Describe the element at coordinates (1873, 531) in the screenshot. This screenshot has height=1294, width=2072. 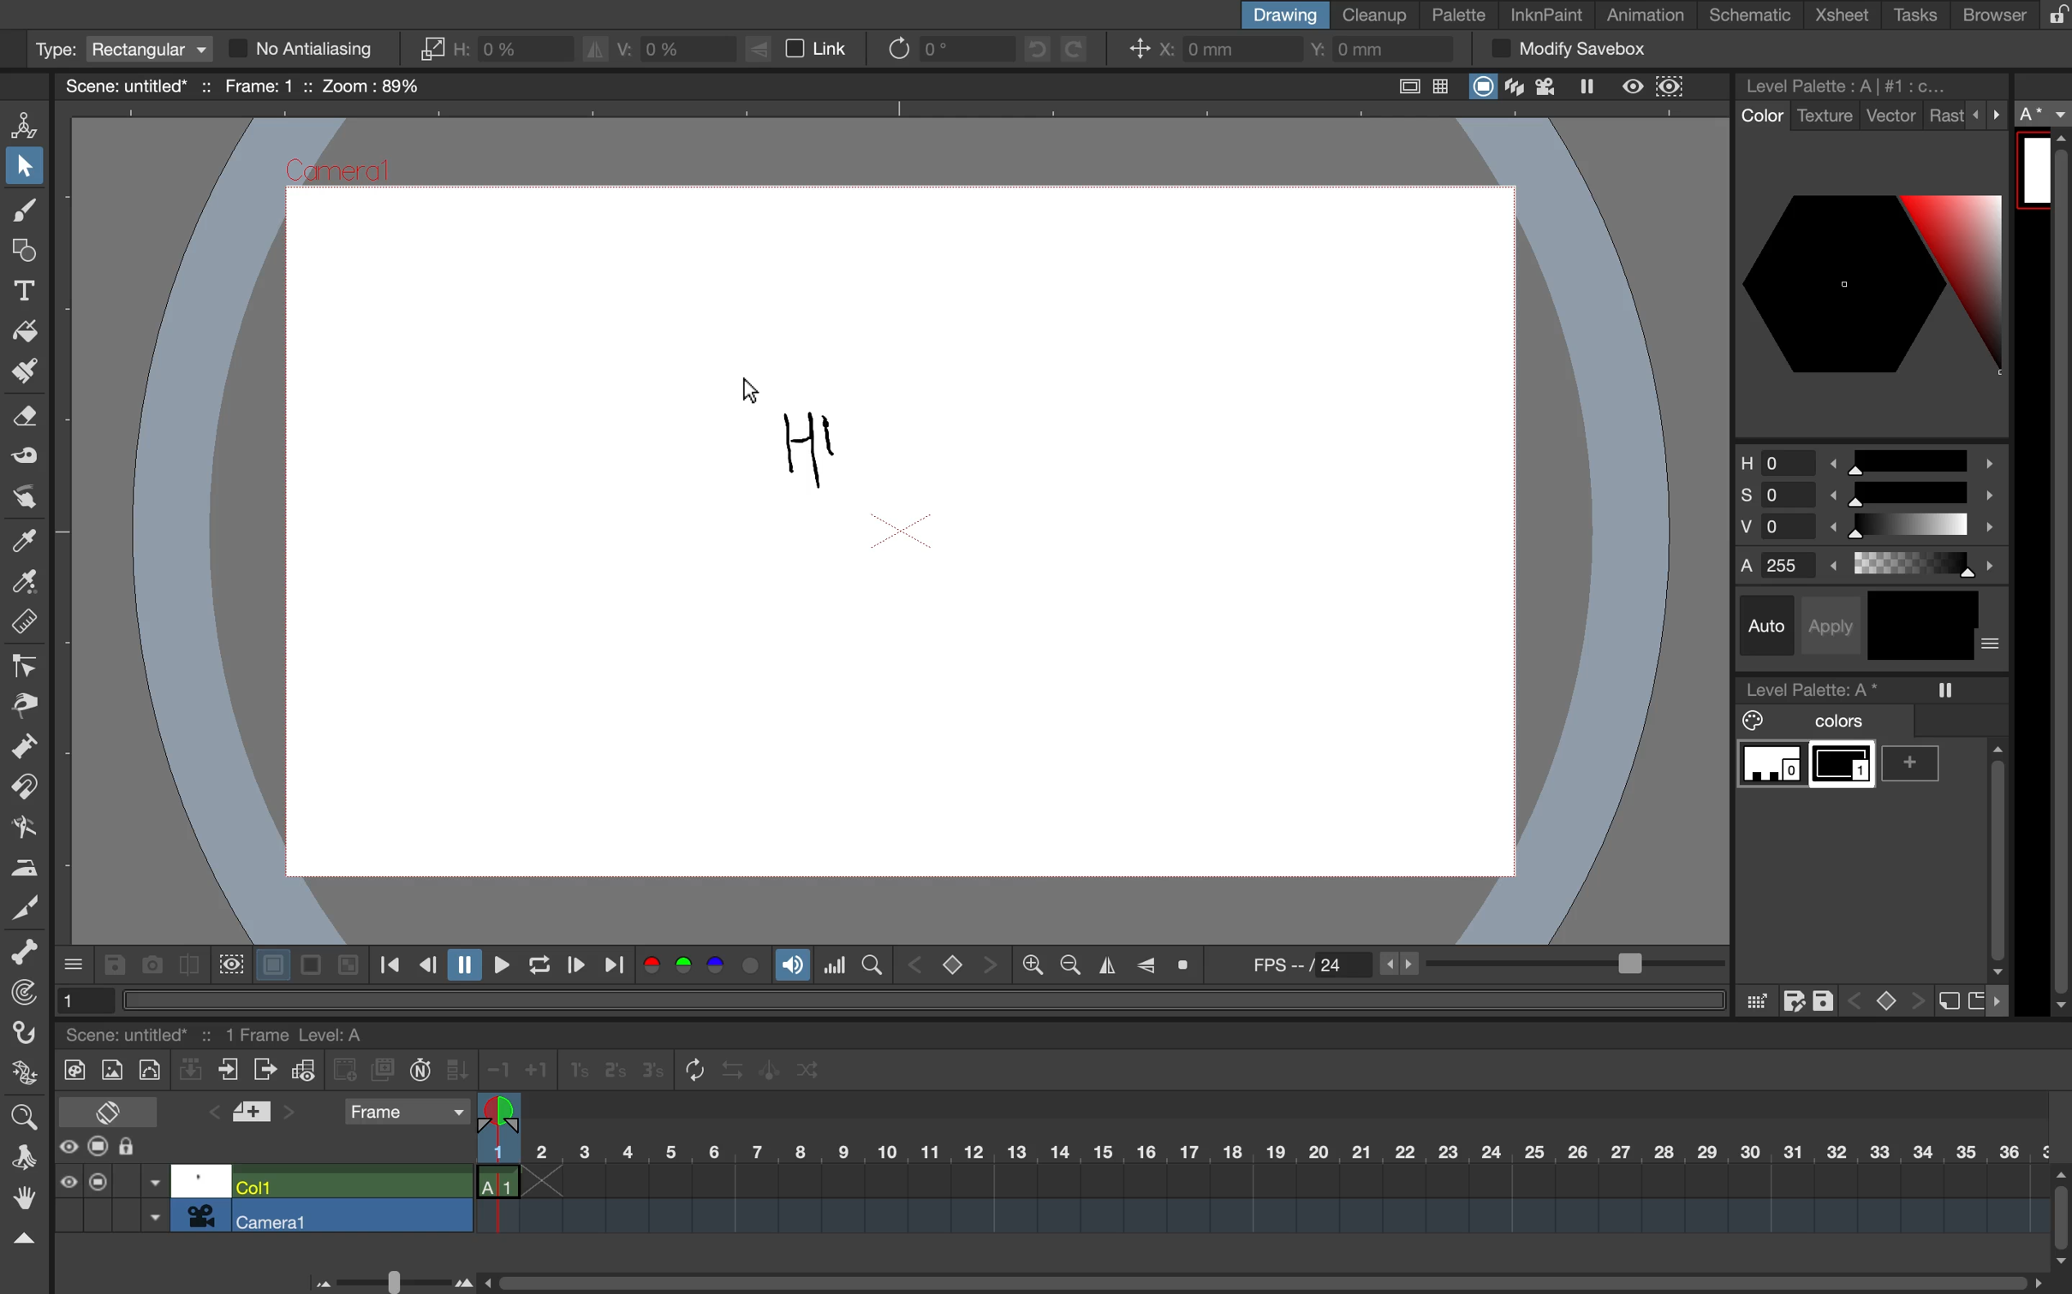
I see `brightness` at that location.